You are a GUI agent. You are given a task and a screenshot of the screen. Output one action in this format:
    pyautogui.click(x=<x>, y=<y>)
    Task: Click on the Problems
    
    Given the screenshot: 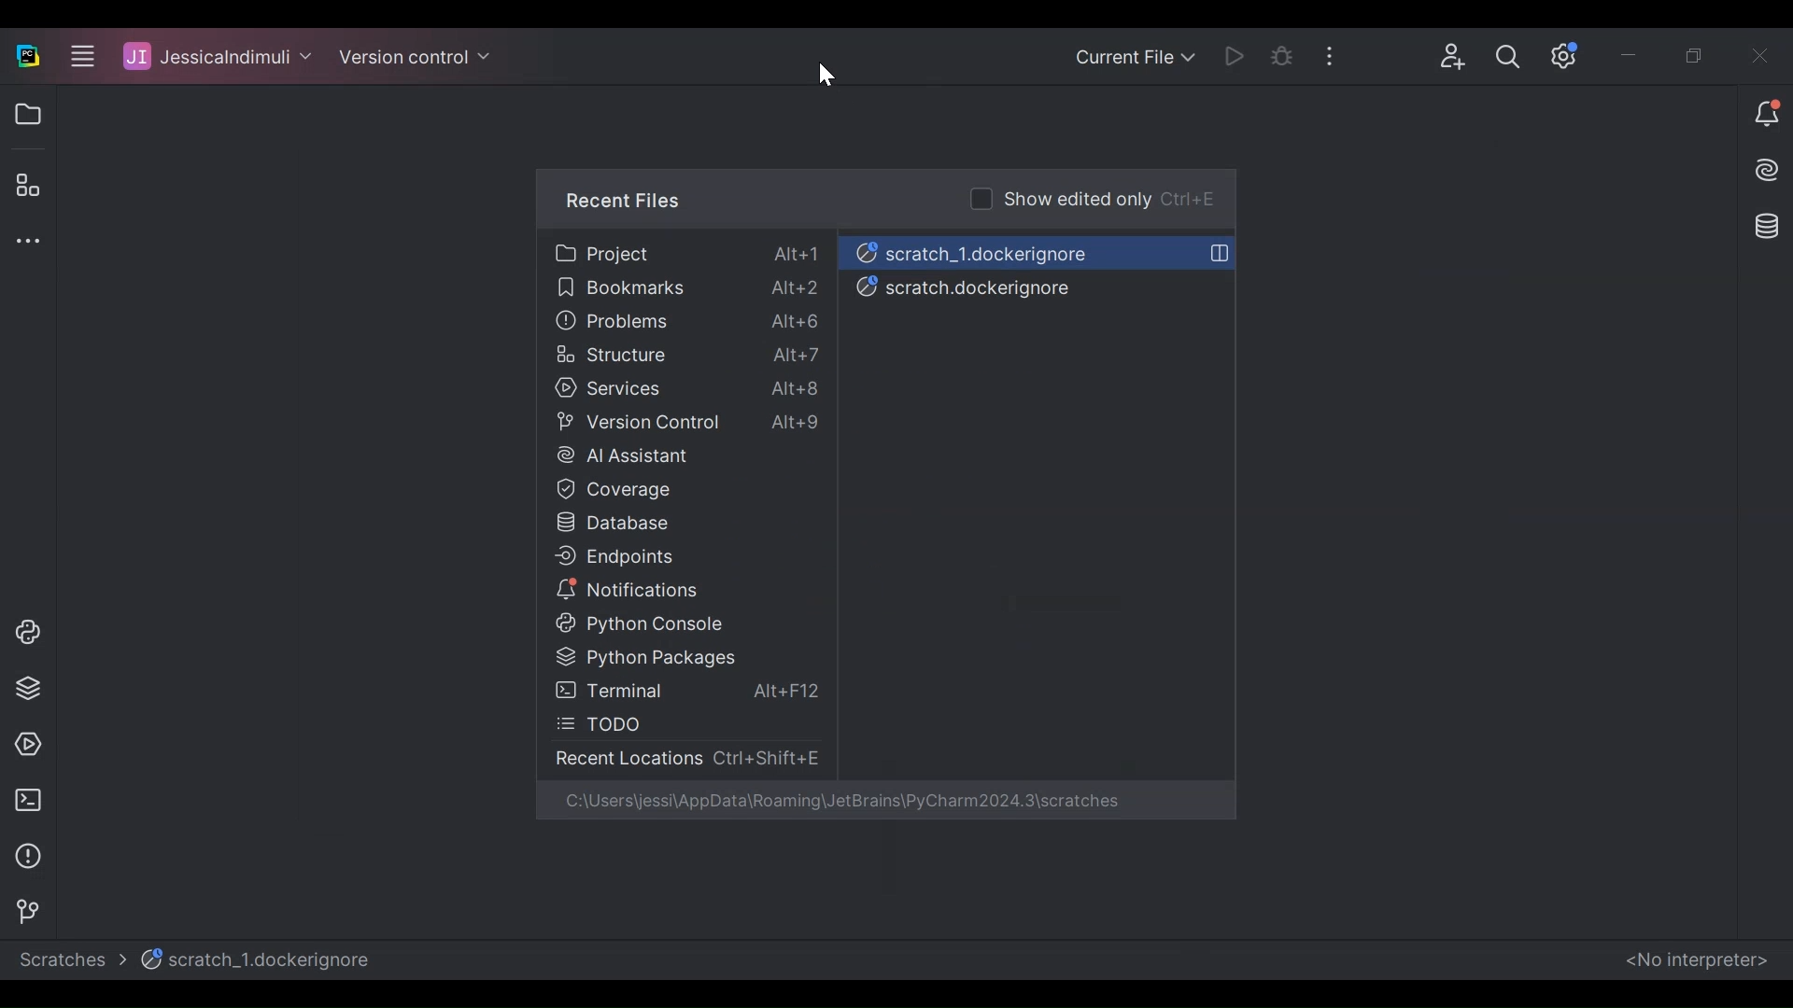 What is the action you would take?
    pyautogui.click(x=689, y=323)
    